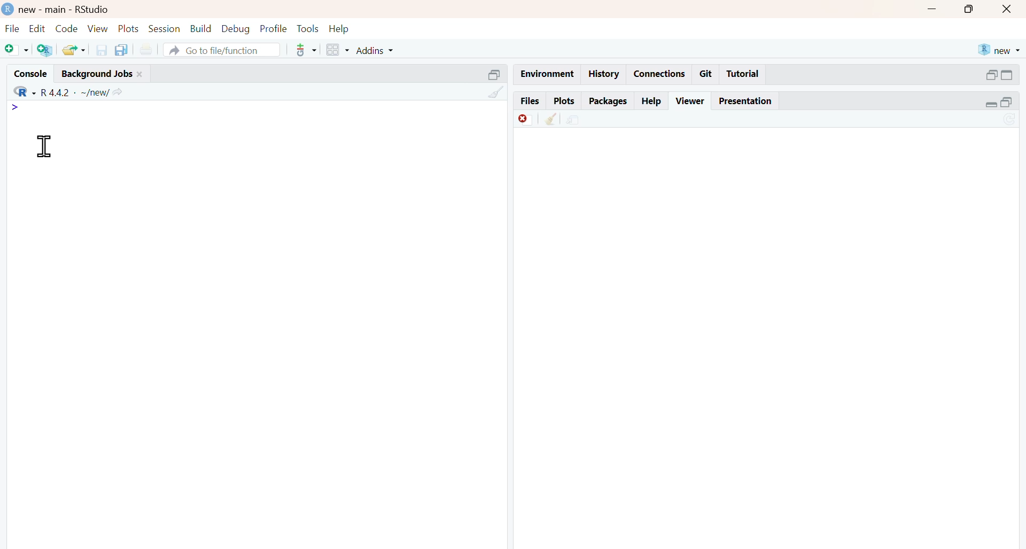 The image size is (1026, 549). I want to click on add file as, so click(17, 50).